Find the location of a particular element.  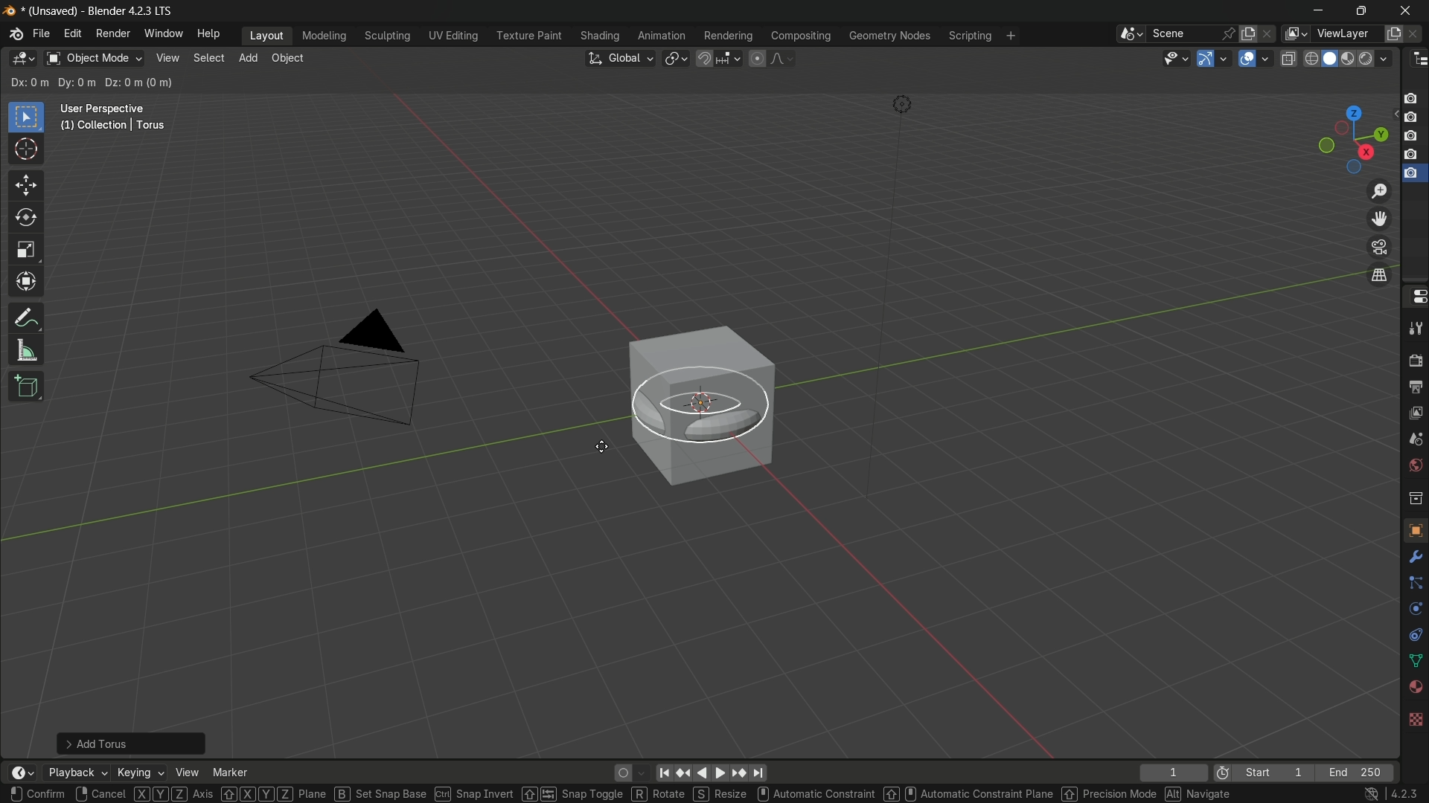

auto keyframe is located at coordinates (641, 773).